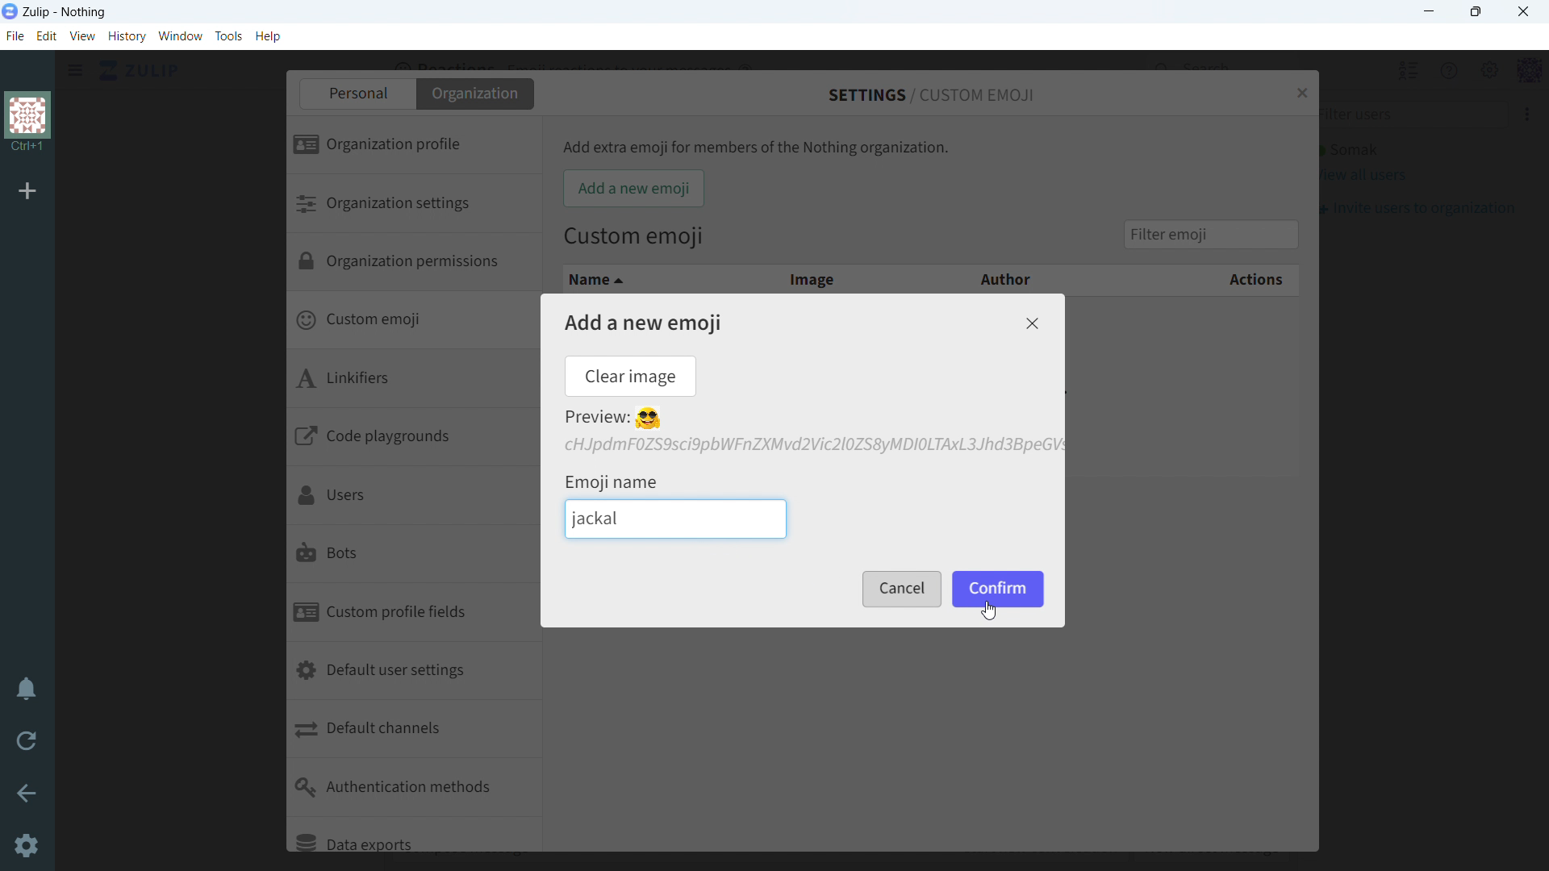  Describe the element at coordinates (1472, 69) in the screenshot. I see `main menu` at that location.